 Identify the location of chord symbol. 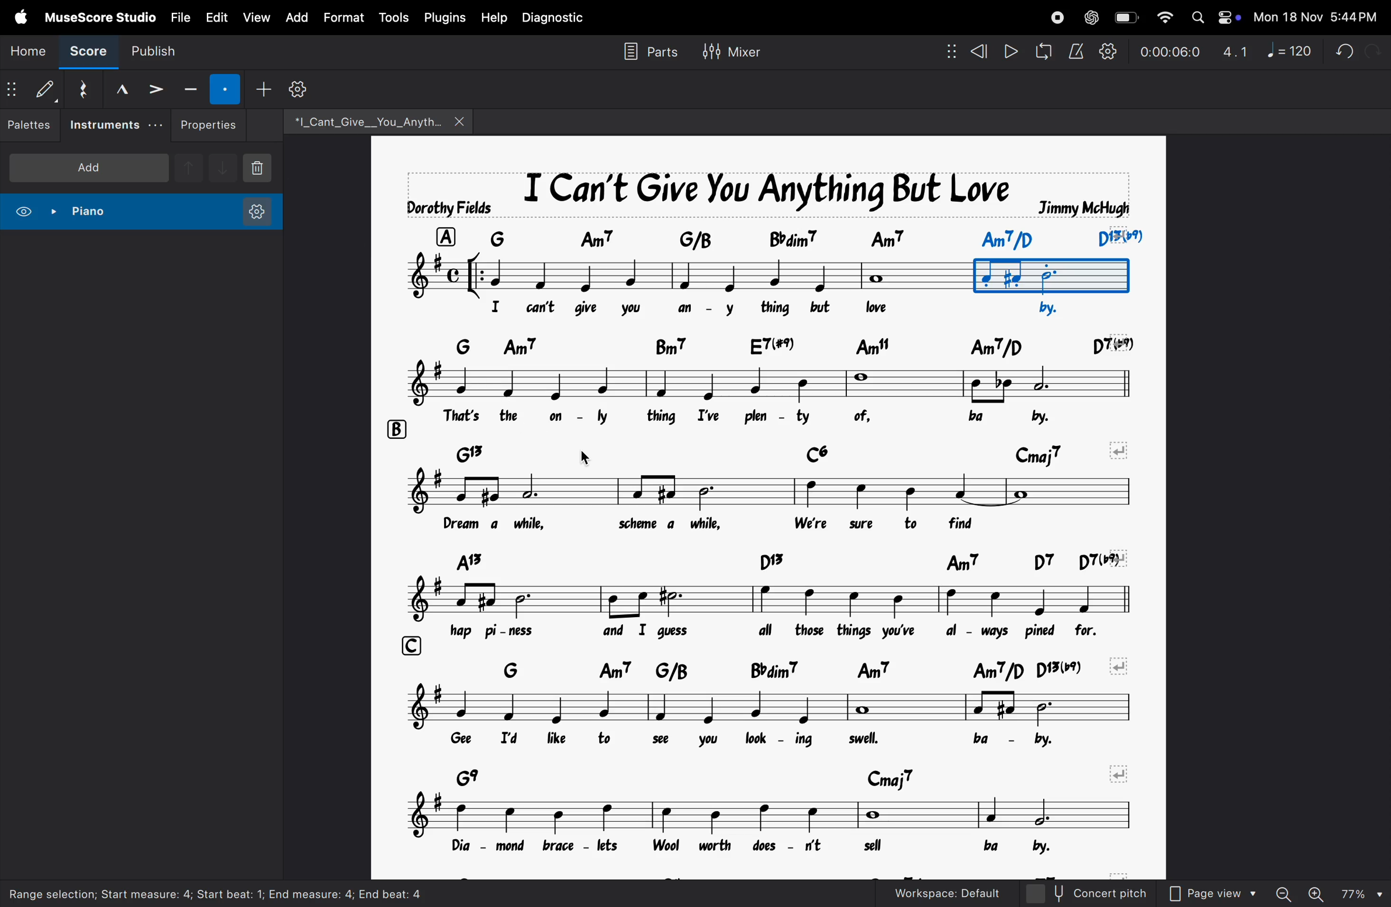
(786, 559).